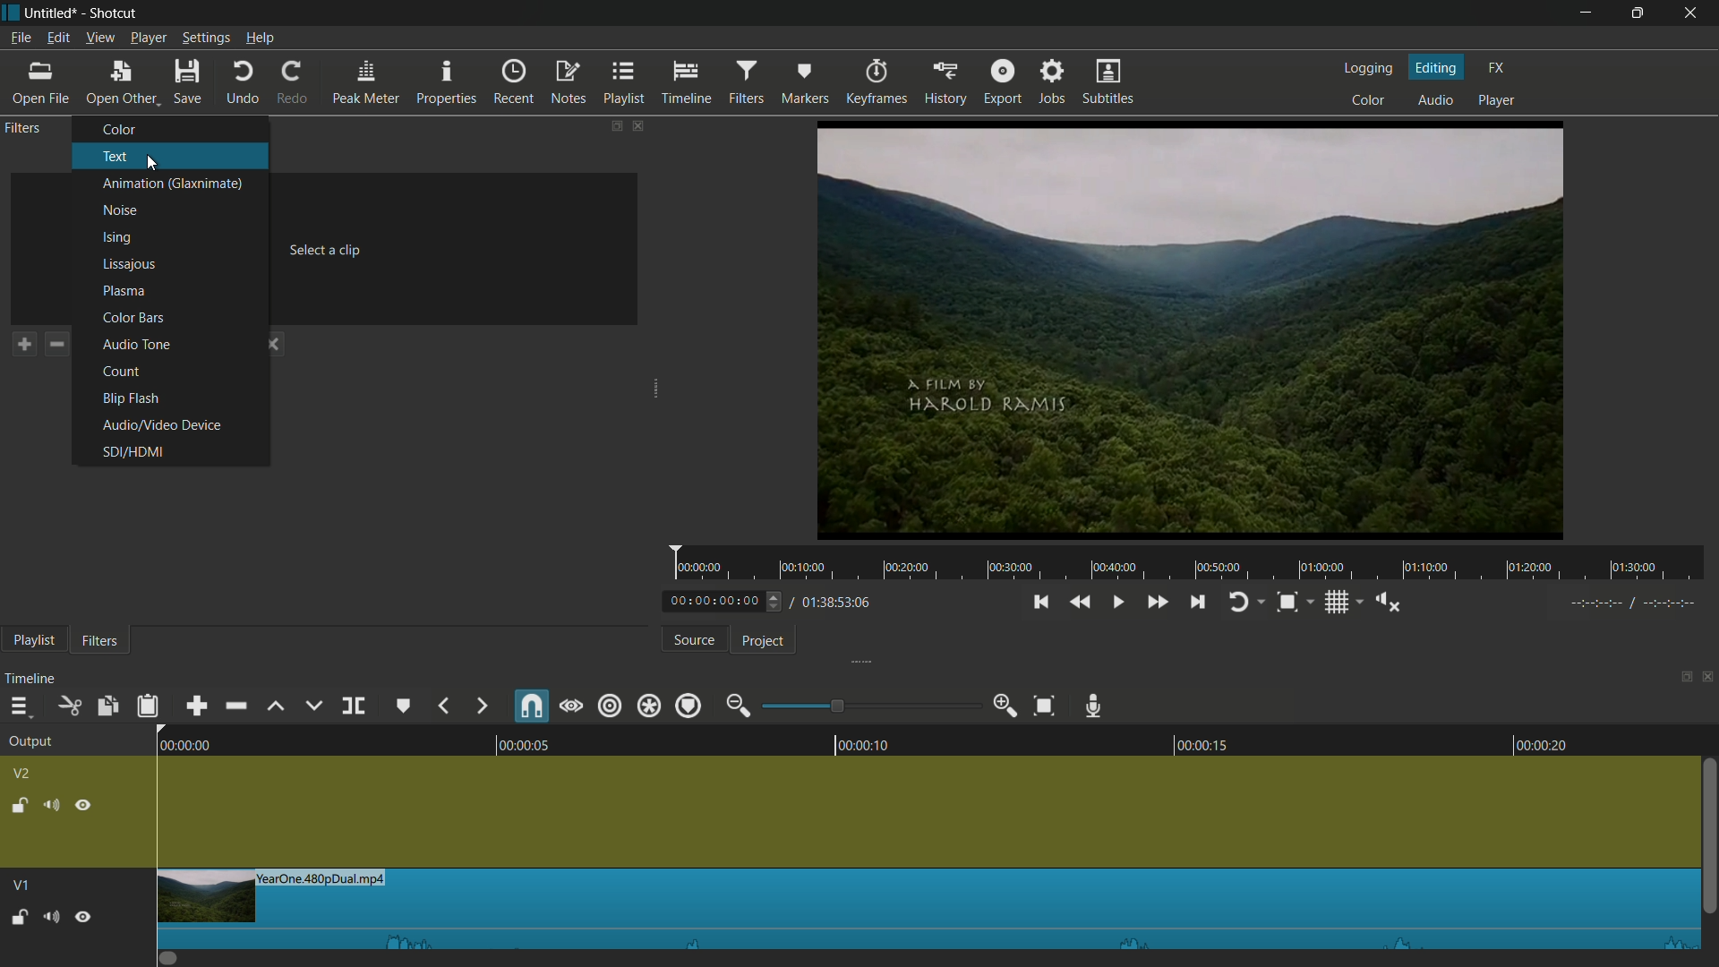  I want to click on export, so click(1004, 82).